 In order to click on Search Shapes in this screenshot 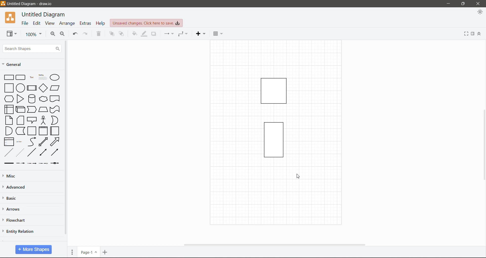, I will do `click(32, 48)`.